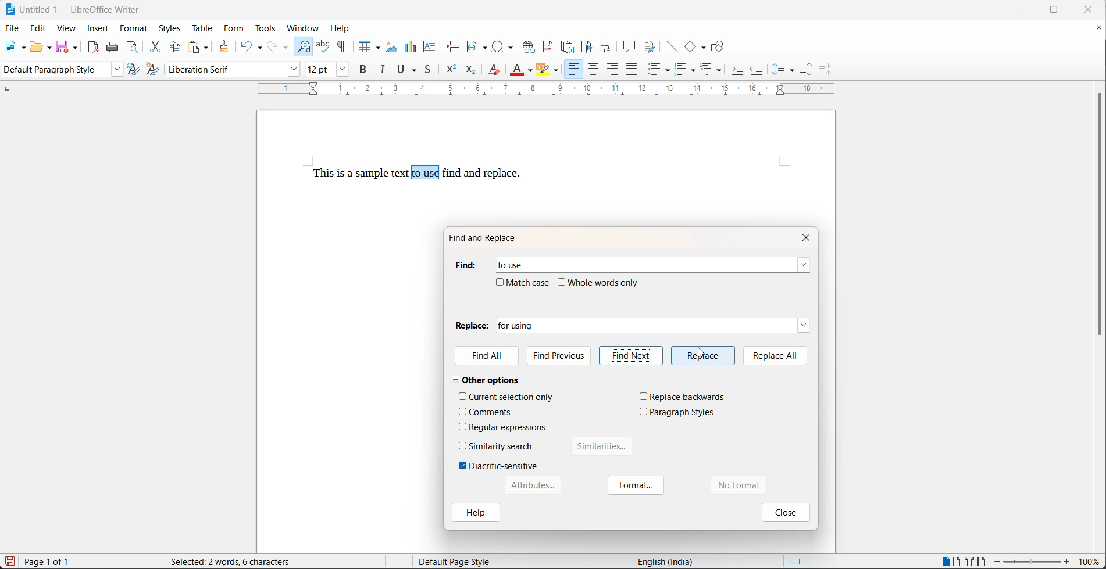  I want to click on edit, so click(39, 29).